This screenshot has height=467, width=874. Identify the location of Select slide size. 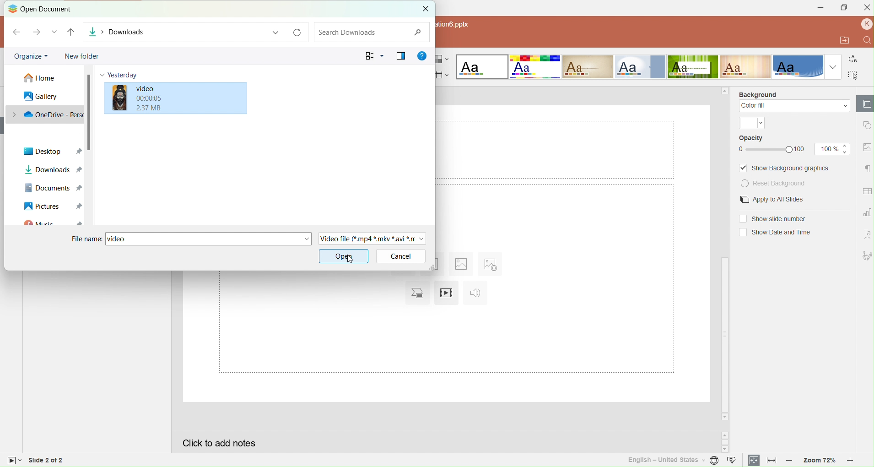
(443, 74).